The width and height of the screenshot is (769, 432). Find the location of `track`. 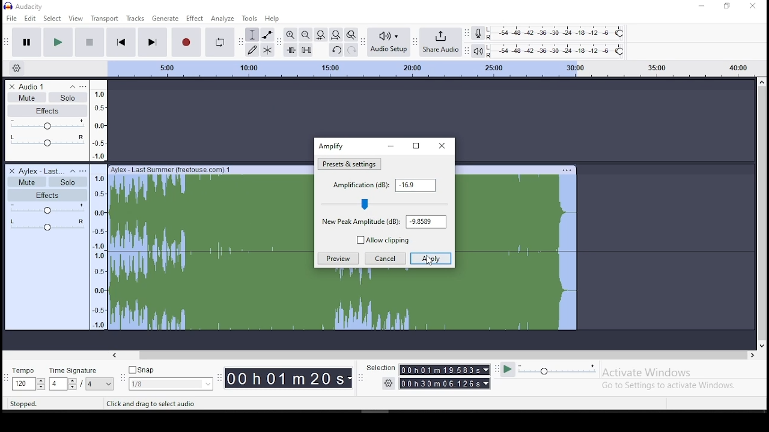

track is located at coordinates (386, 301).